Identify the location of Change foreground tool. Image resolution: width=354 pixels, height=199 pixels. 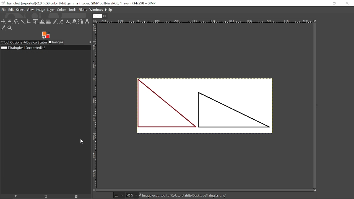
(47, 35).